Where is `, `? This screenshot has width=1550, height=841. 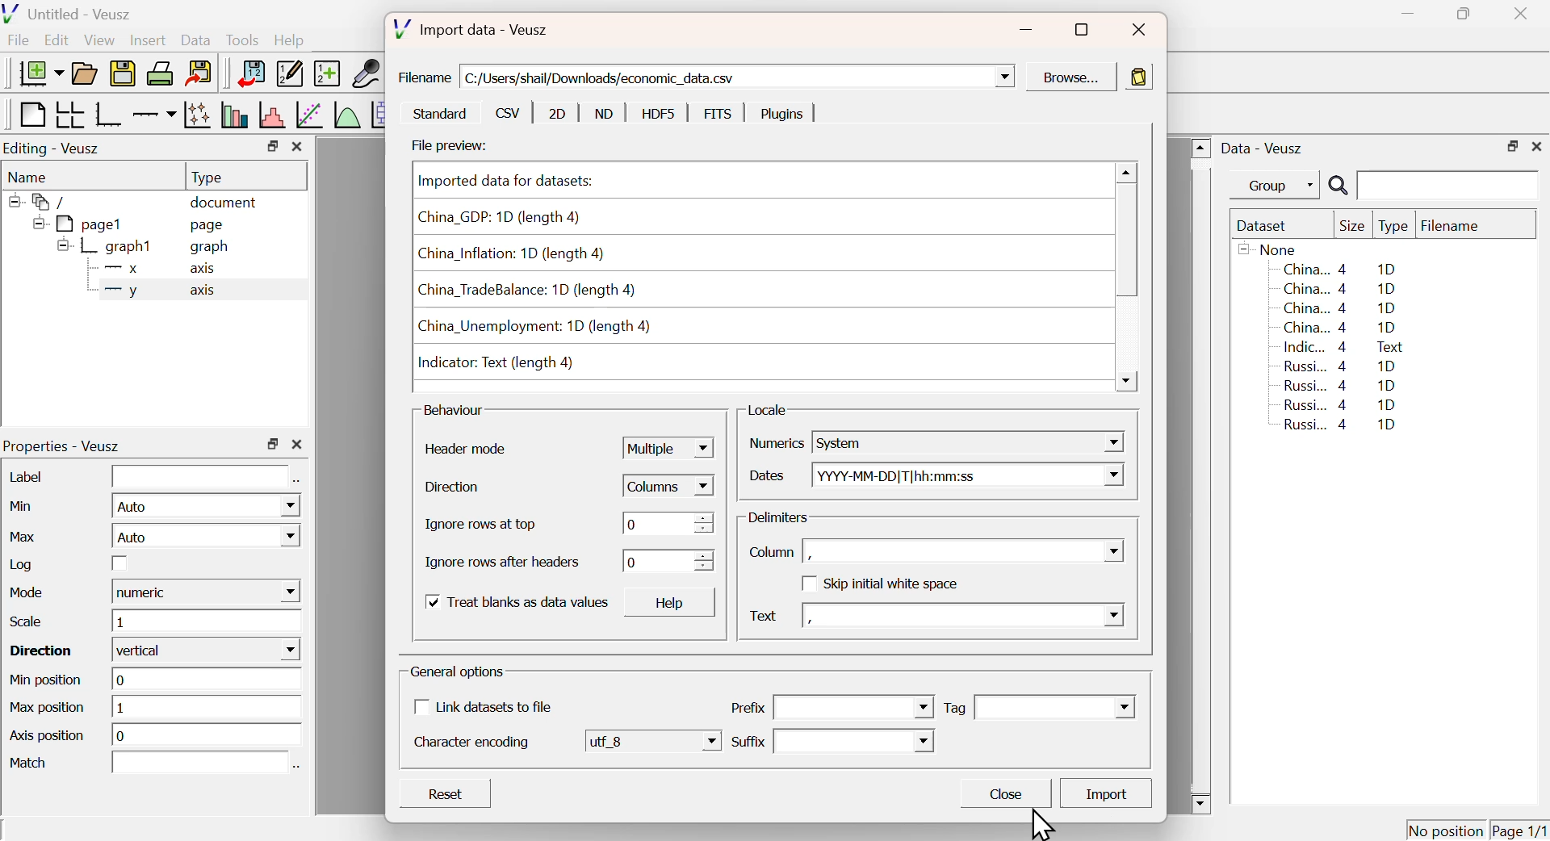
,  is located at coordinates (964, 616).